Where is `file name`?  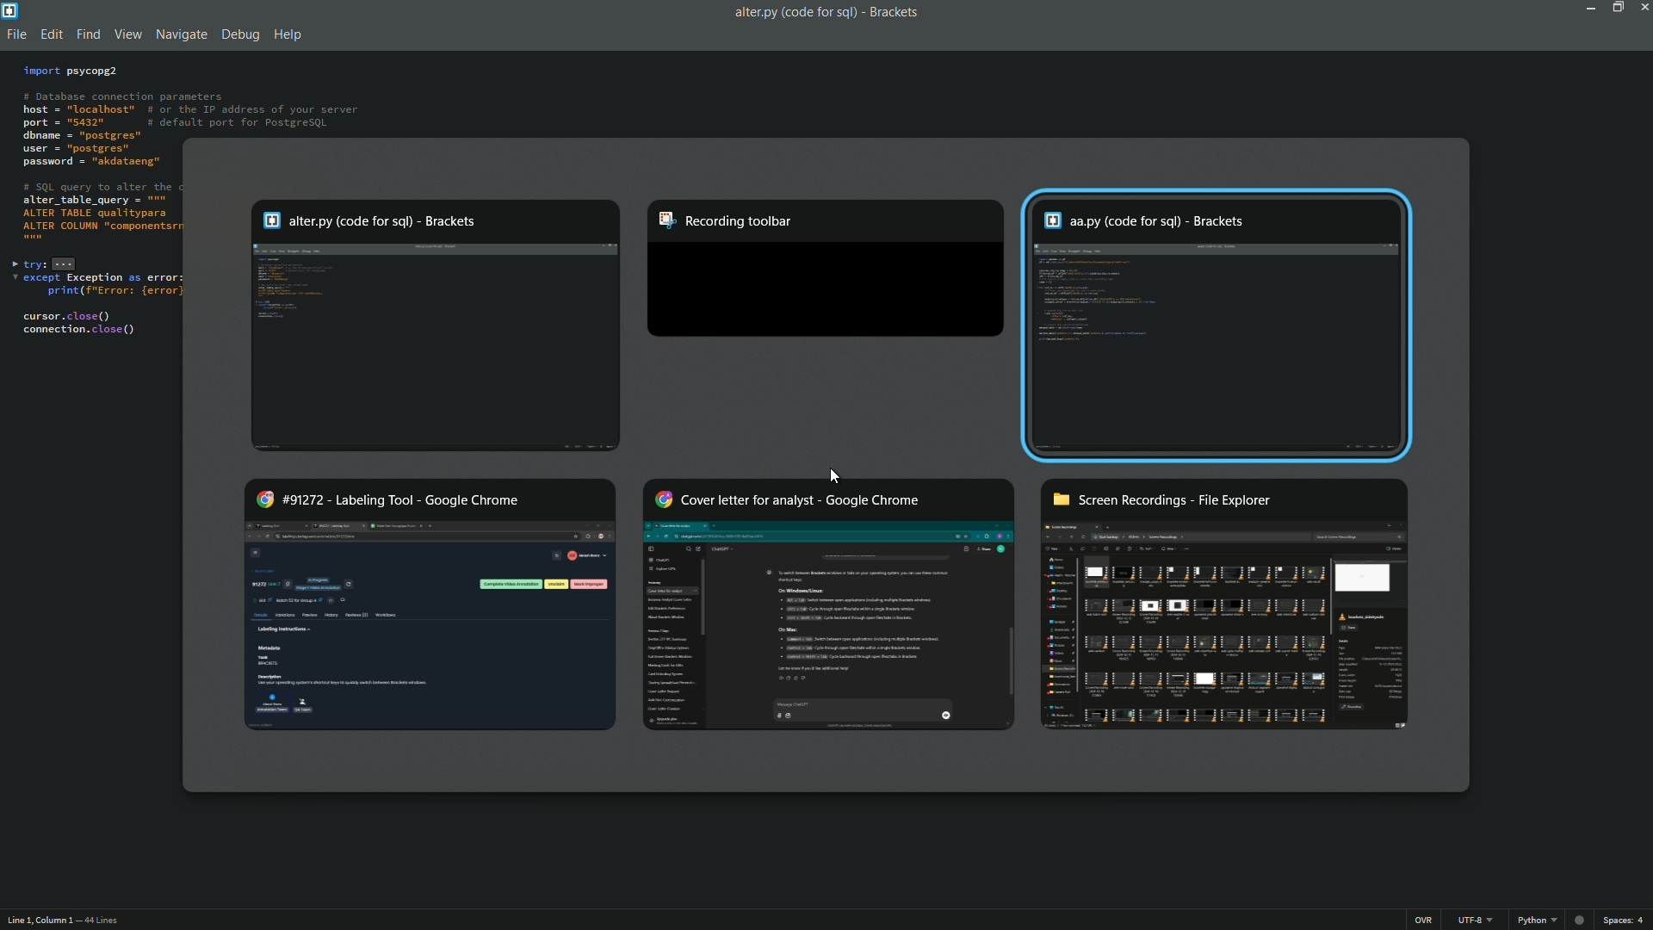
file name is located at coordinates (791, 13).